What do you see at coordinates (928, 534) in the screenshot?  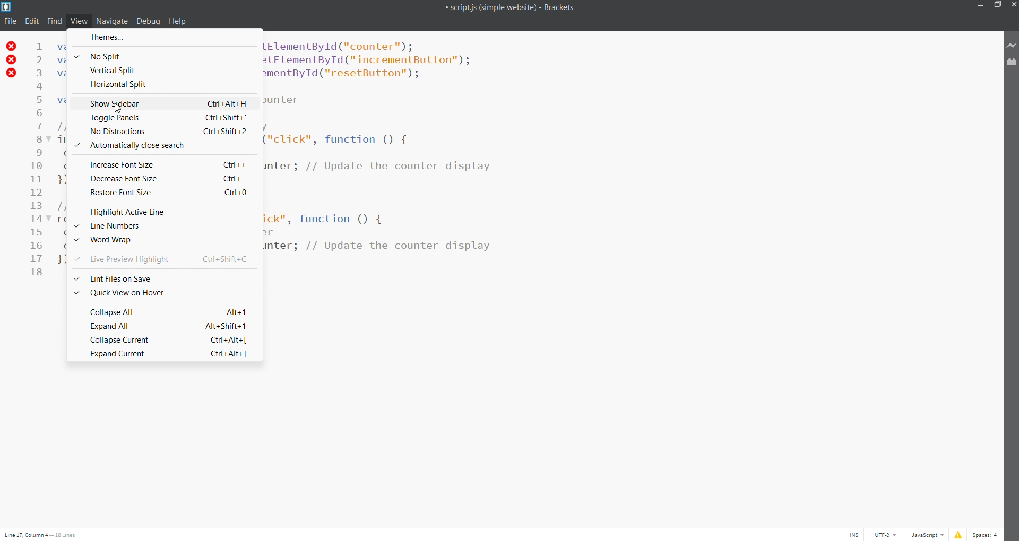 I see `file type` at bounding box center [928, 534].